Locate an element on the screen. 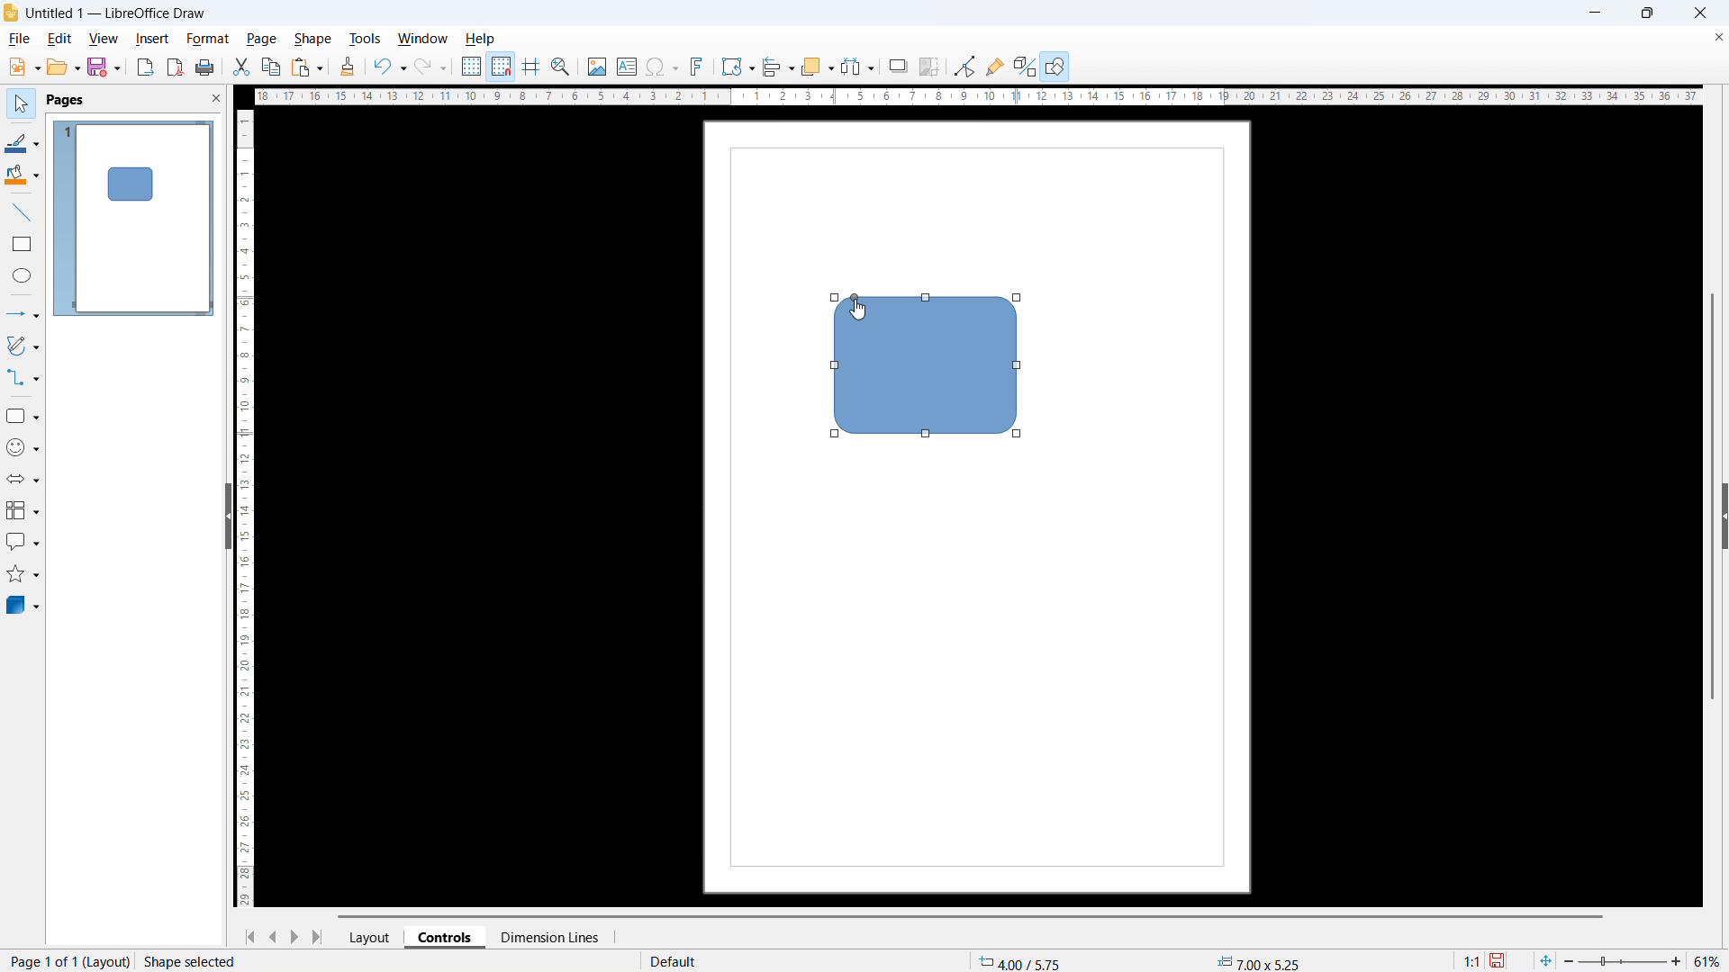 This screenshot has height=972, width=1729. Line tool  is located at coordinates (20, 212).